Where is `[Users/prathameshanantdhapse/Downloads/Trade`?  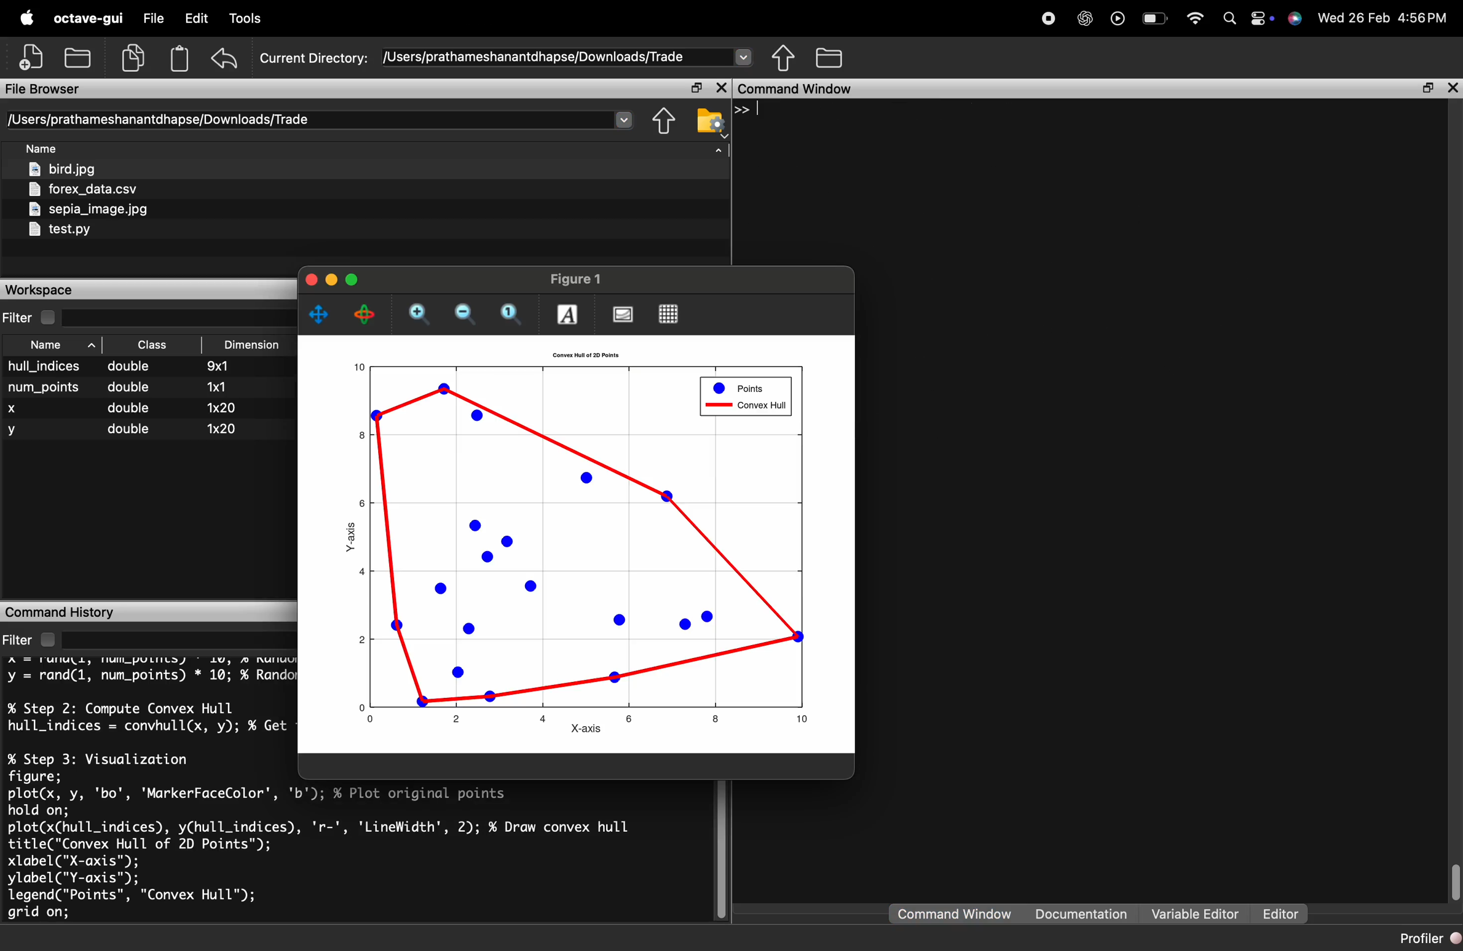
[Users/prathameshanantdhapse/Downloads/Trade is located at coordinates (157, 120).